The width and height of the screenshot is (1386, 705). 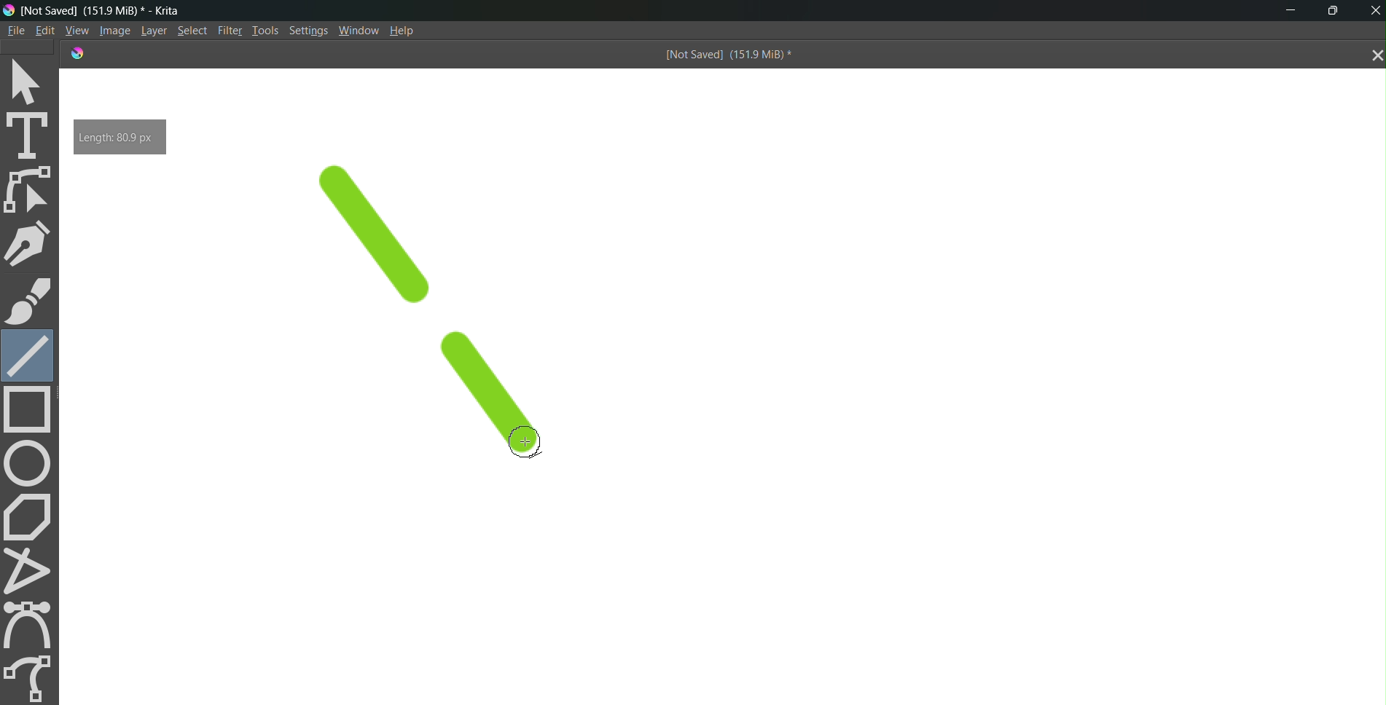 What do you see at coordinates (28, 301) in the screenshot?
I see `brush` at bounding box center [28, 301].